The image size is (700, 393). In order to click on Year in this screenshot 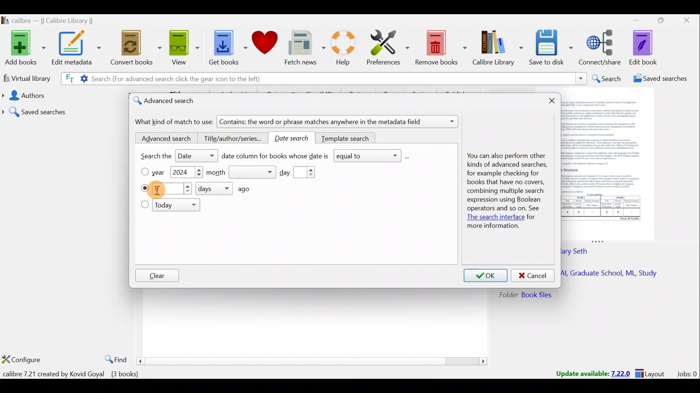, I will do `click(161, 172)`.